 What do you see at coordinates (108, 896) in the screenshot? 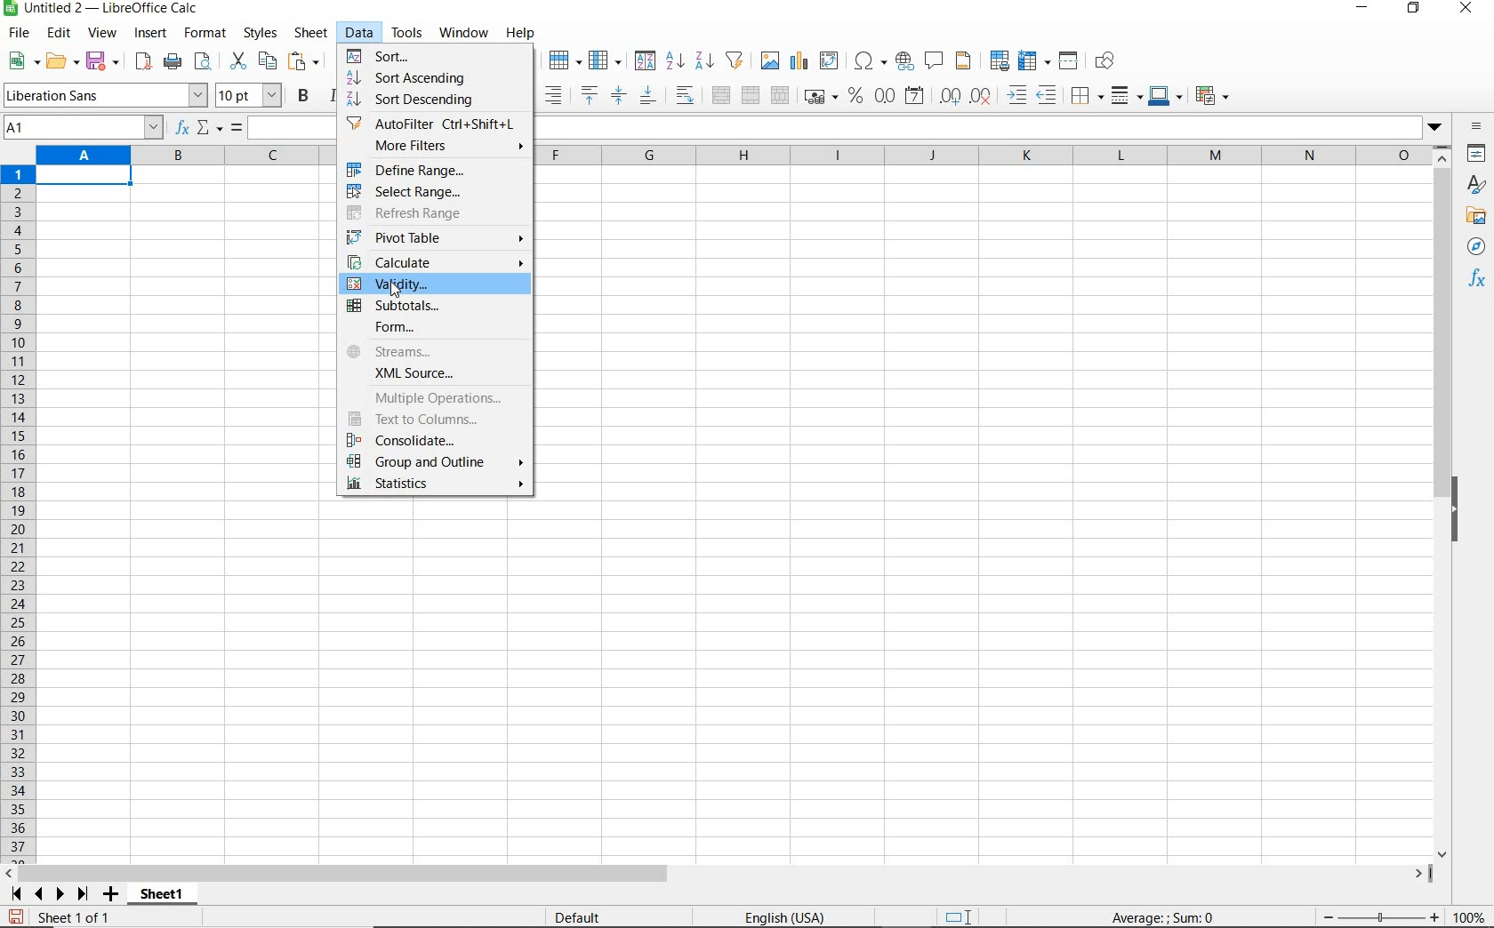
I see `add sheet` at bounding box center [108, 896].